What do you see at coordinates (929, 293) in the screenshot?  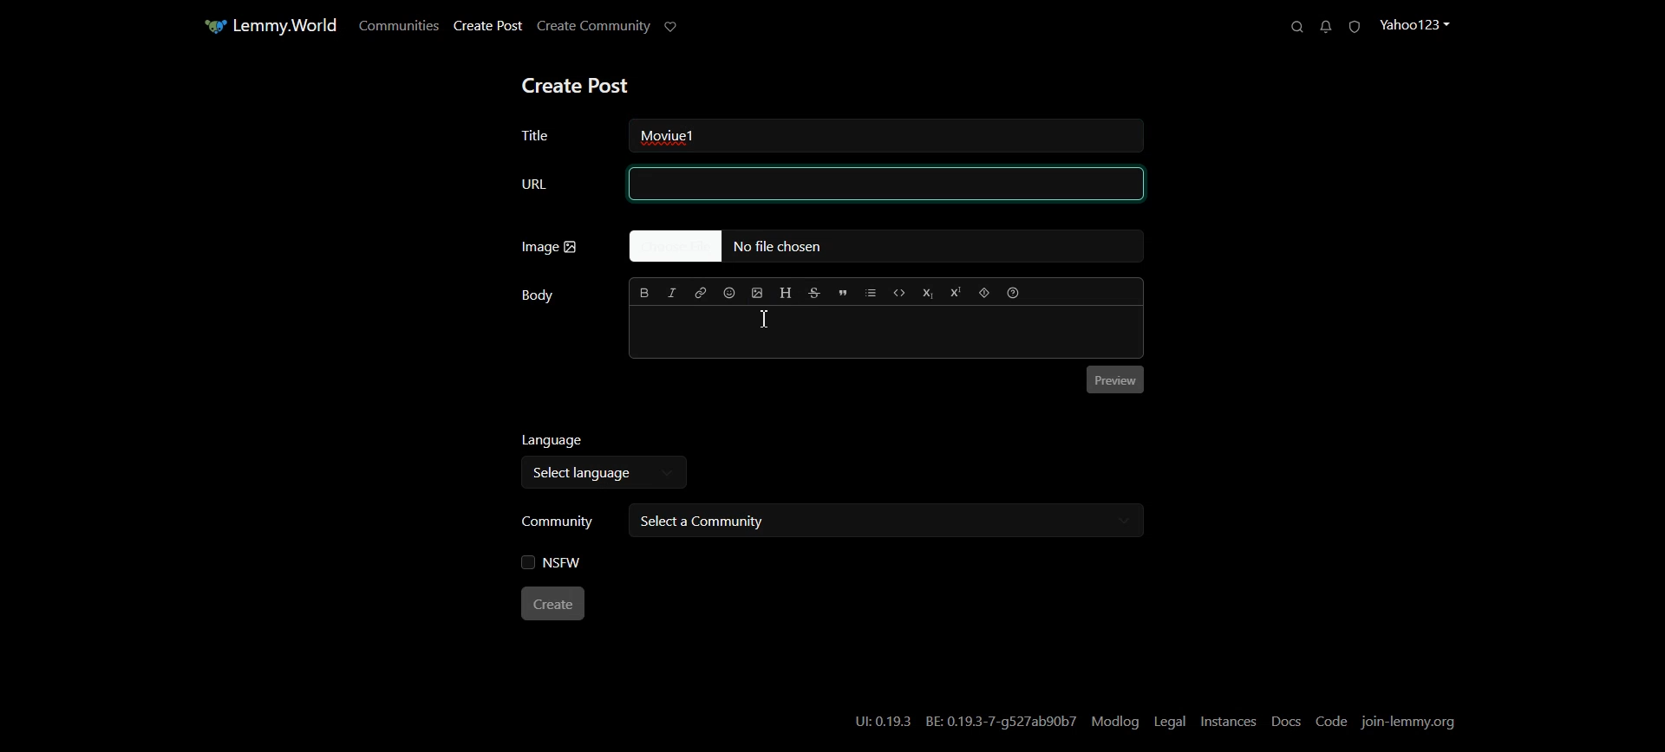 I see `Subscript` at bounding box center [929, 293].